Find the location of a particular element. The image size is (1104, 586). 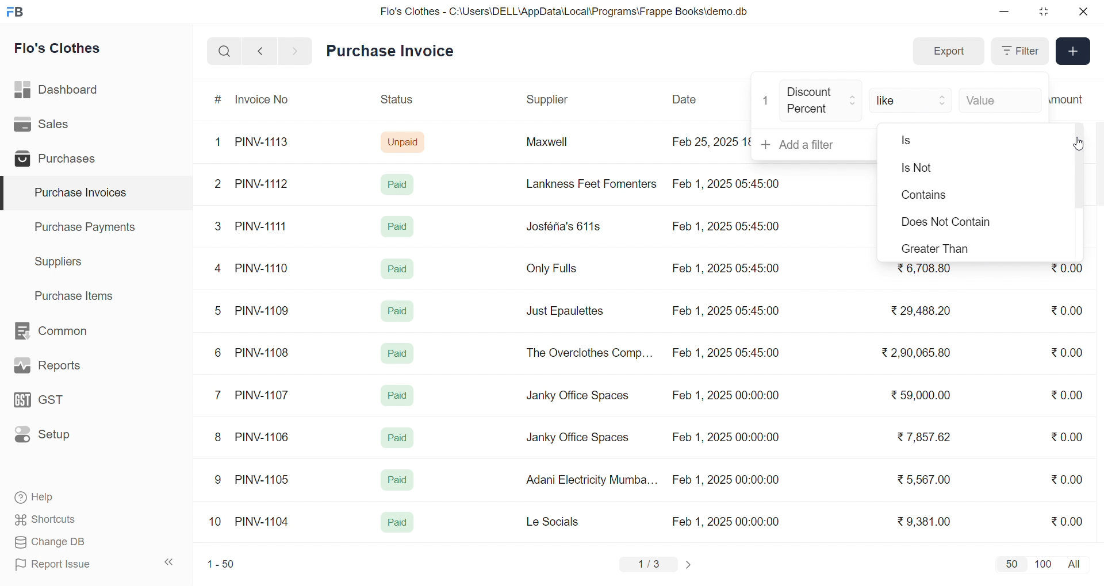

Status is located at coordinates (396, 101).